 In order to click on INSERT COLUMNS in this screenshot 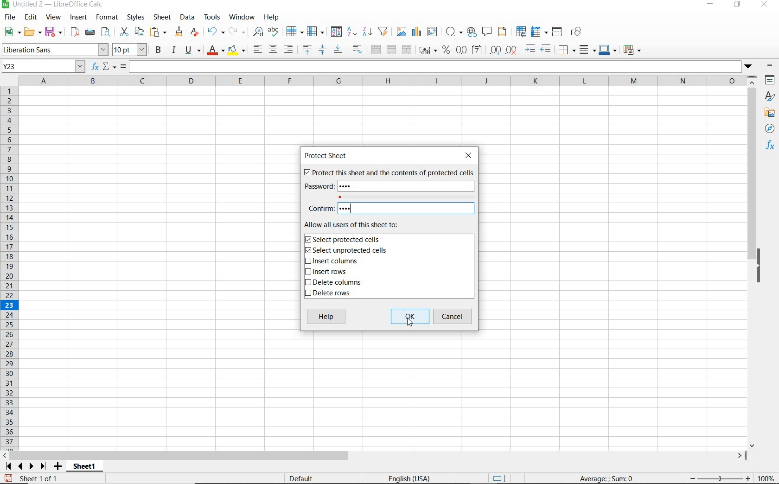, I will do `click(331, 262)`.